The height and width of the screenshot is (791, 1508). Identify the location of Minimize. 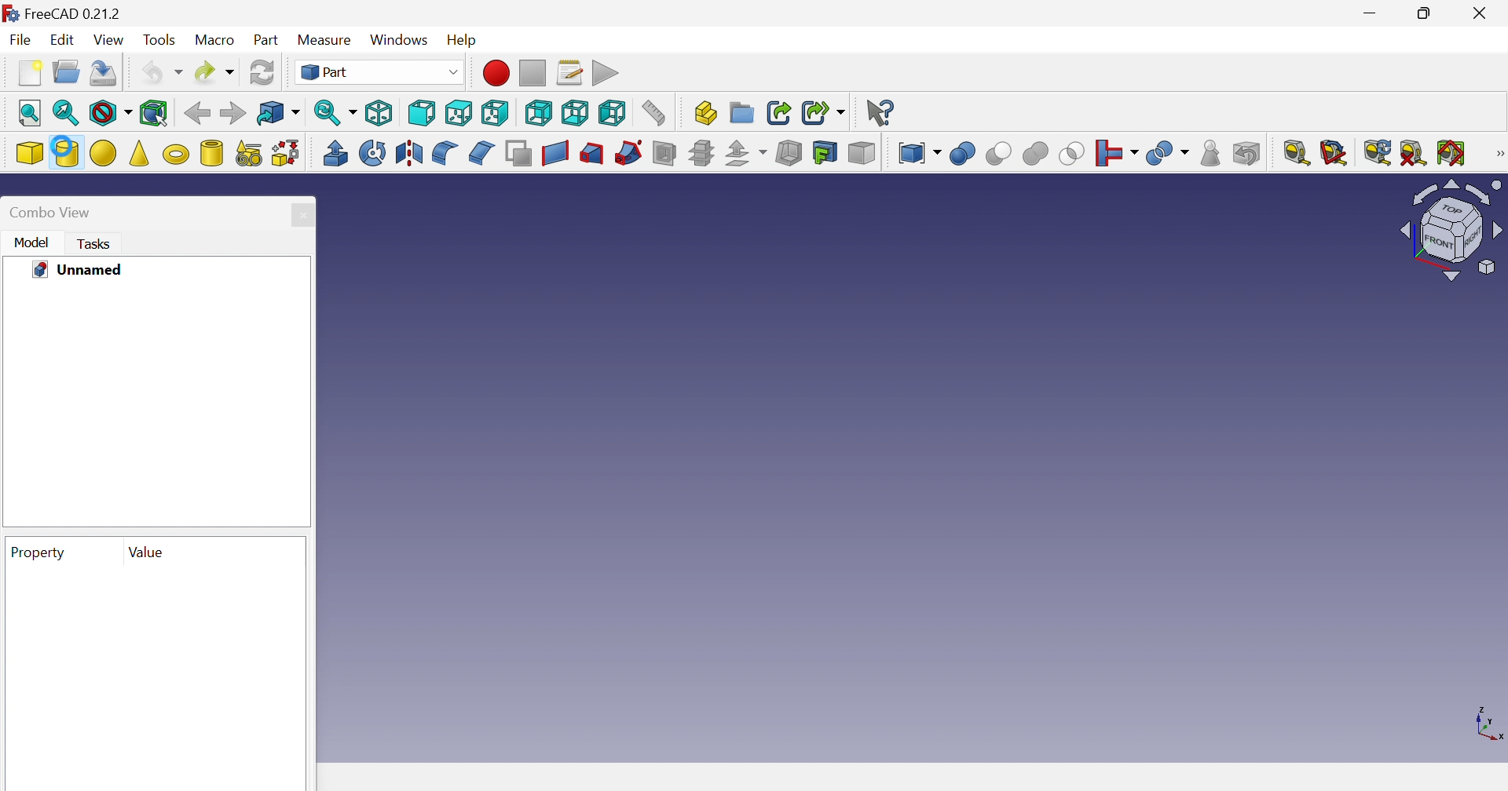
(1371, 13).